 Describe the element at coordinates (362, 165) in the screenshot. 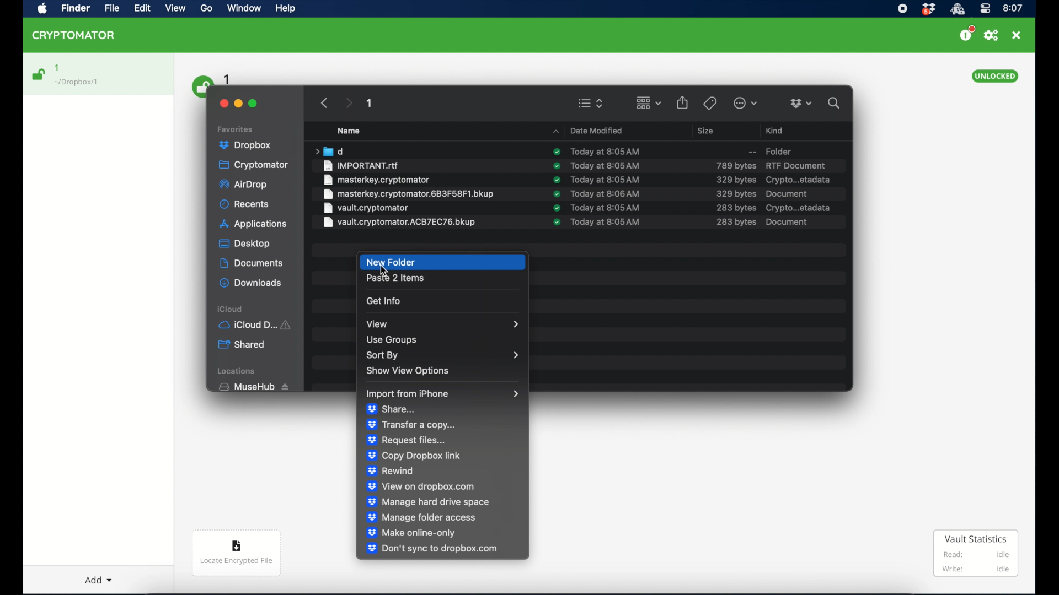

I see `file name` at that location.